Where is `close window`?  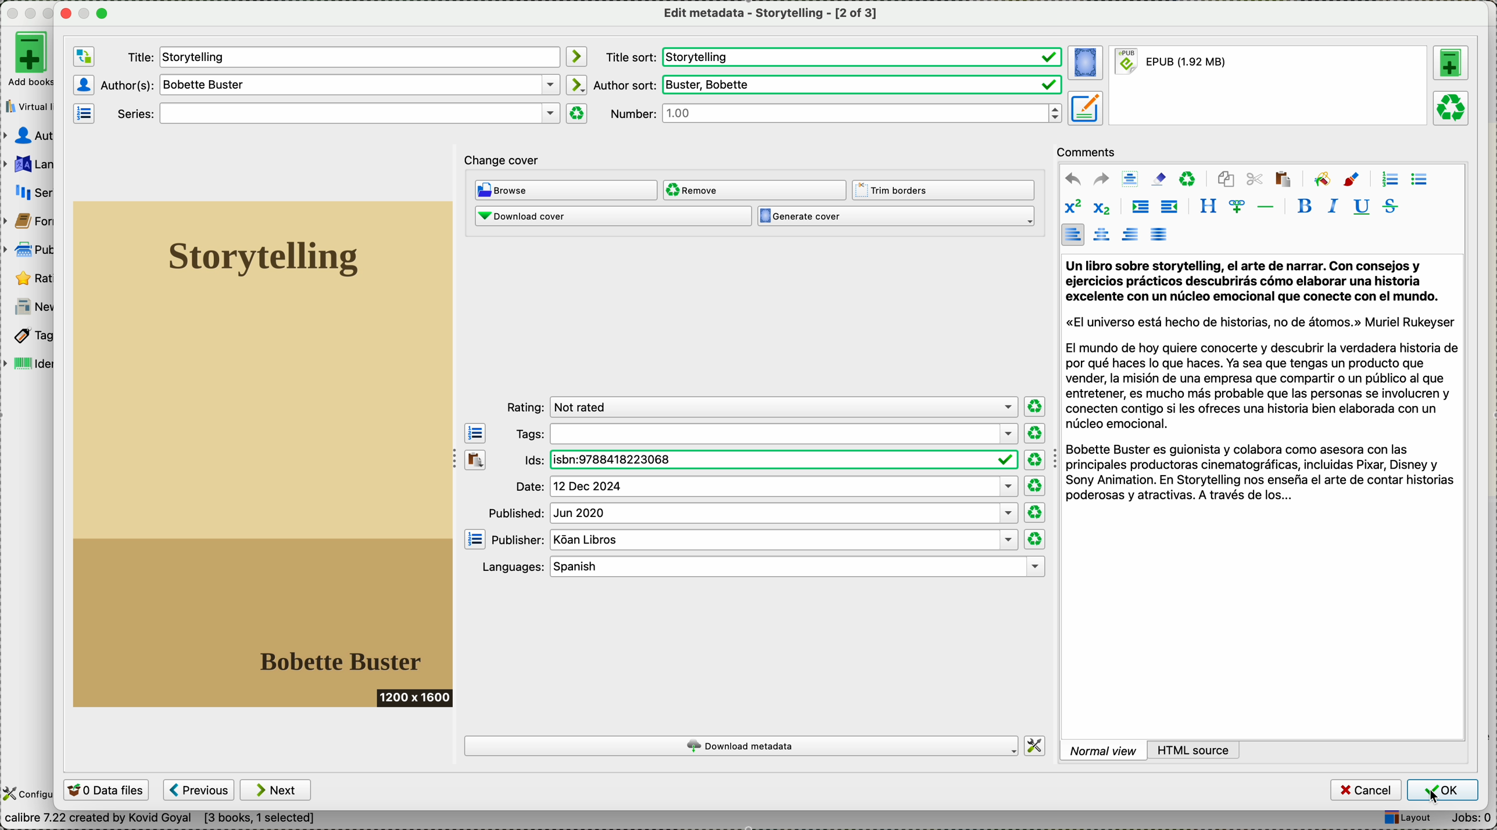 close window is located at coordinates (63, 14).